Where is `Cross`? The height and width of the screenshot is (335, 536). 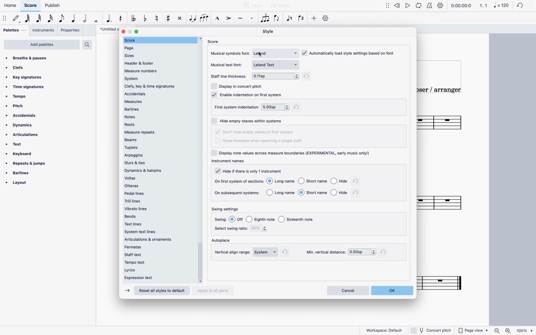 Cross is located at coordinates (180, 19).